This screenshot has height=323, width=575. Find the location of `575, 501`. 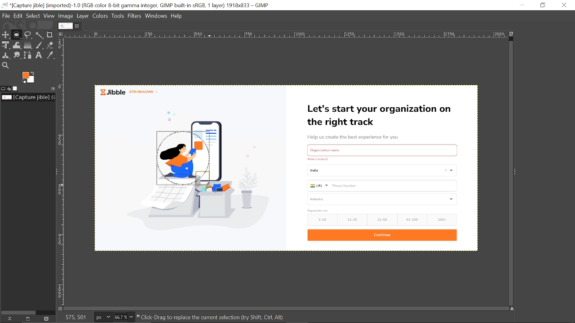

575, 501 is located at coordinates (75, 317).